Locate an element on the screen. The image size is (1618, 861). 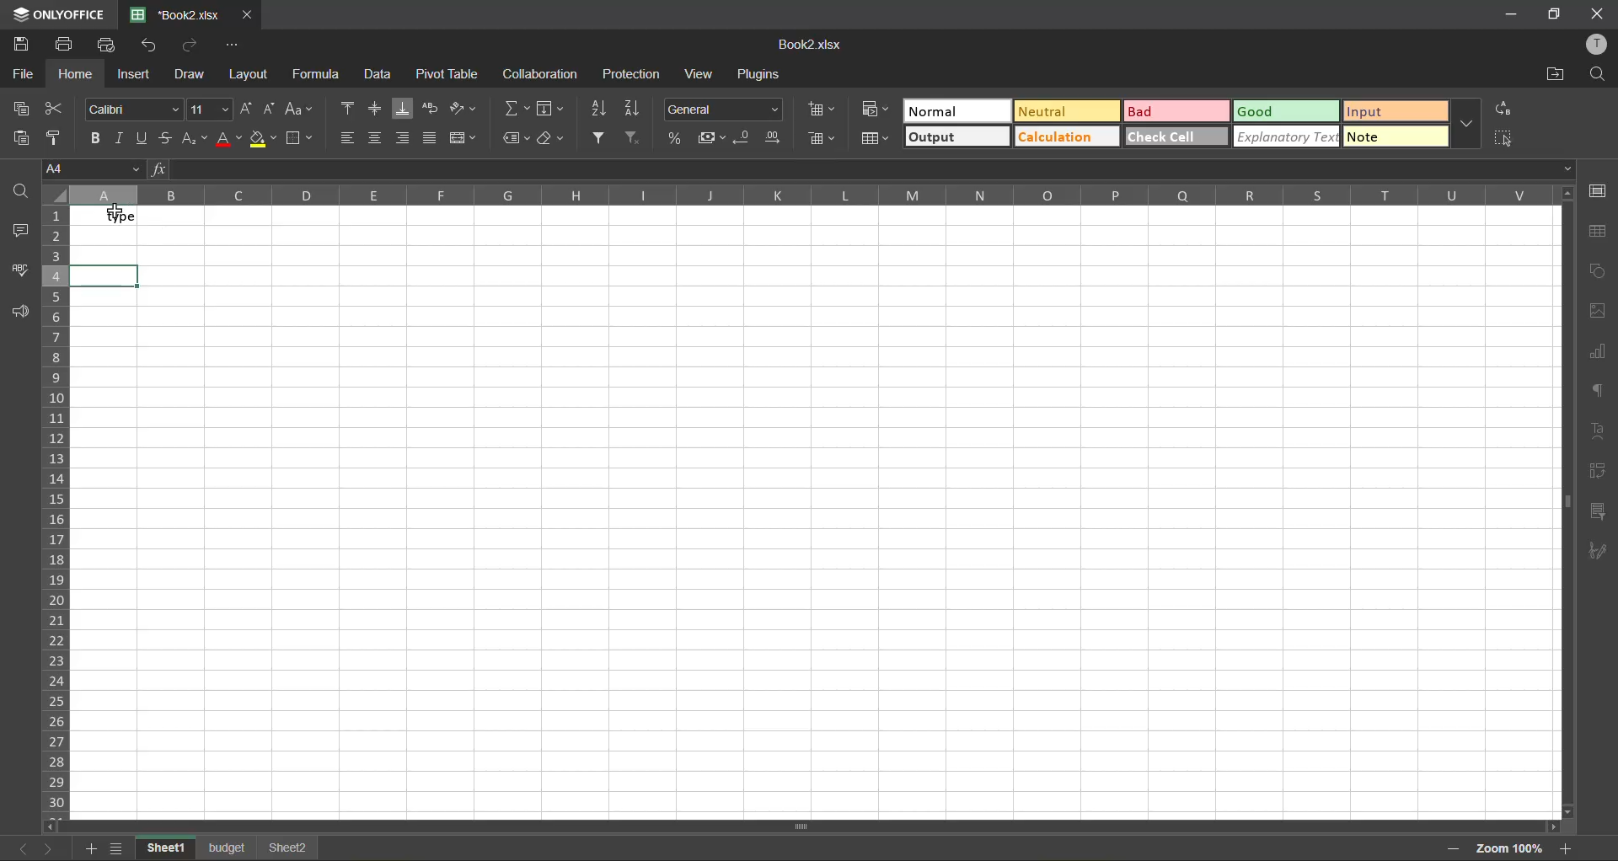
sheet names is located at coordinates (231, 848).